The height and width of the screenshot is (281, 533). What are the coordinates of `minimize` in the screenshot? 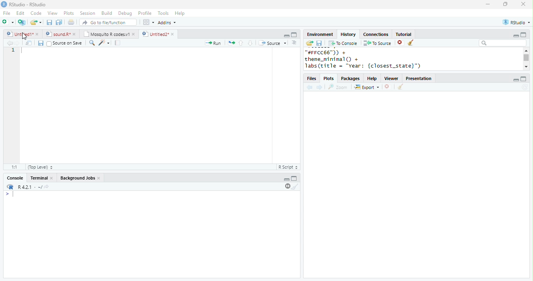 It's located at (286, 180).